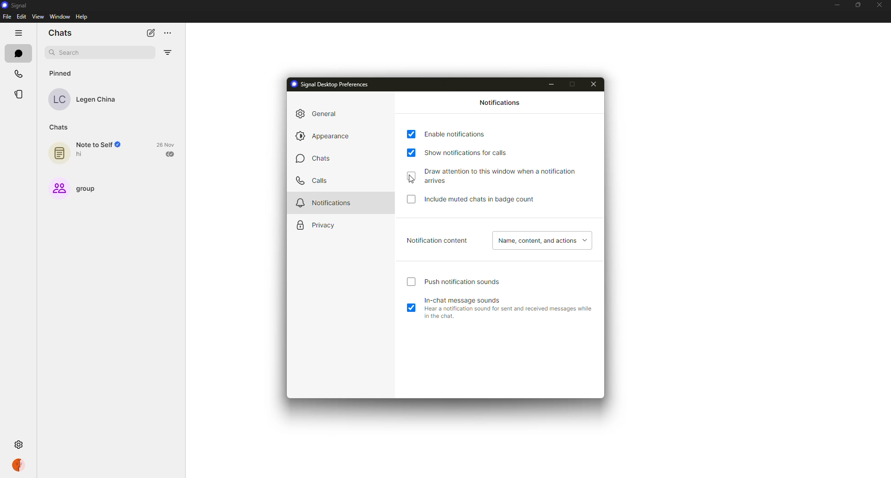  What do you see at coordinates (99, 100) in the screenshot?
I see `Legen China` at bounding box center [99, 100].